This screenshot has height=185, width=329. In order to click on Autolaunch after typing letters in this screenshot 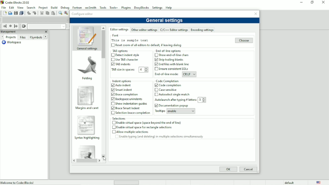, I will do `click(175, 100)`.